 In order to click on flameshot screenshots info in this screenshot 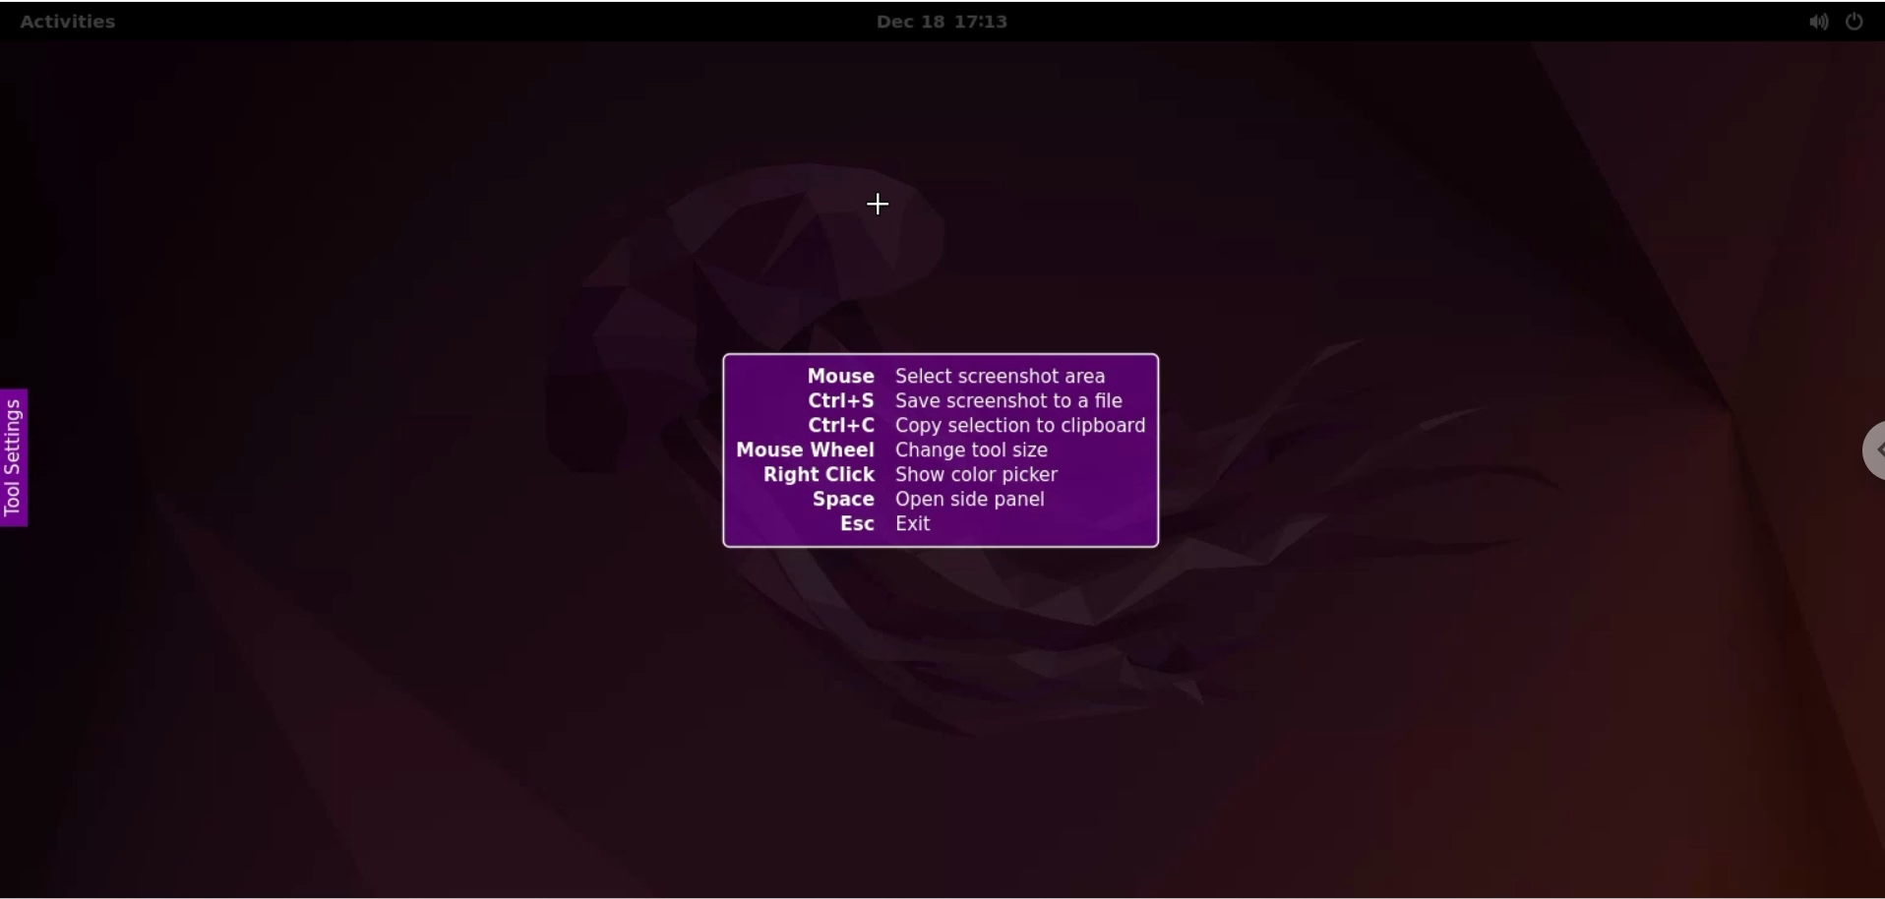, I will do `click(939, 450)`.